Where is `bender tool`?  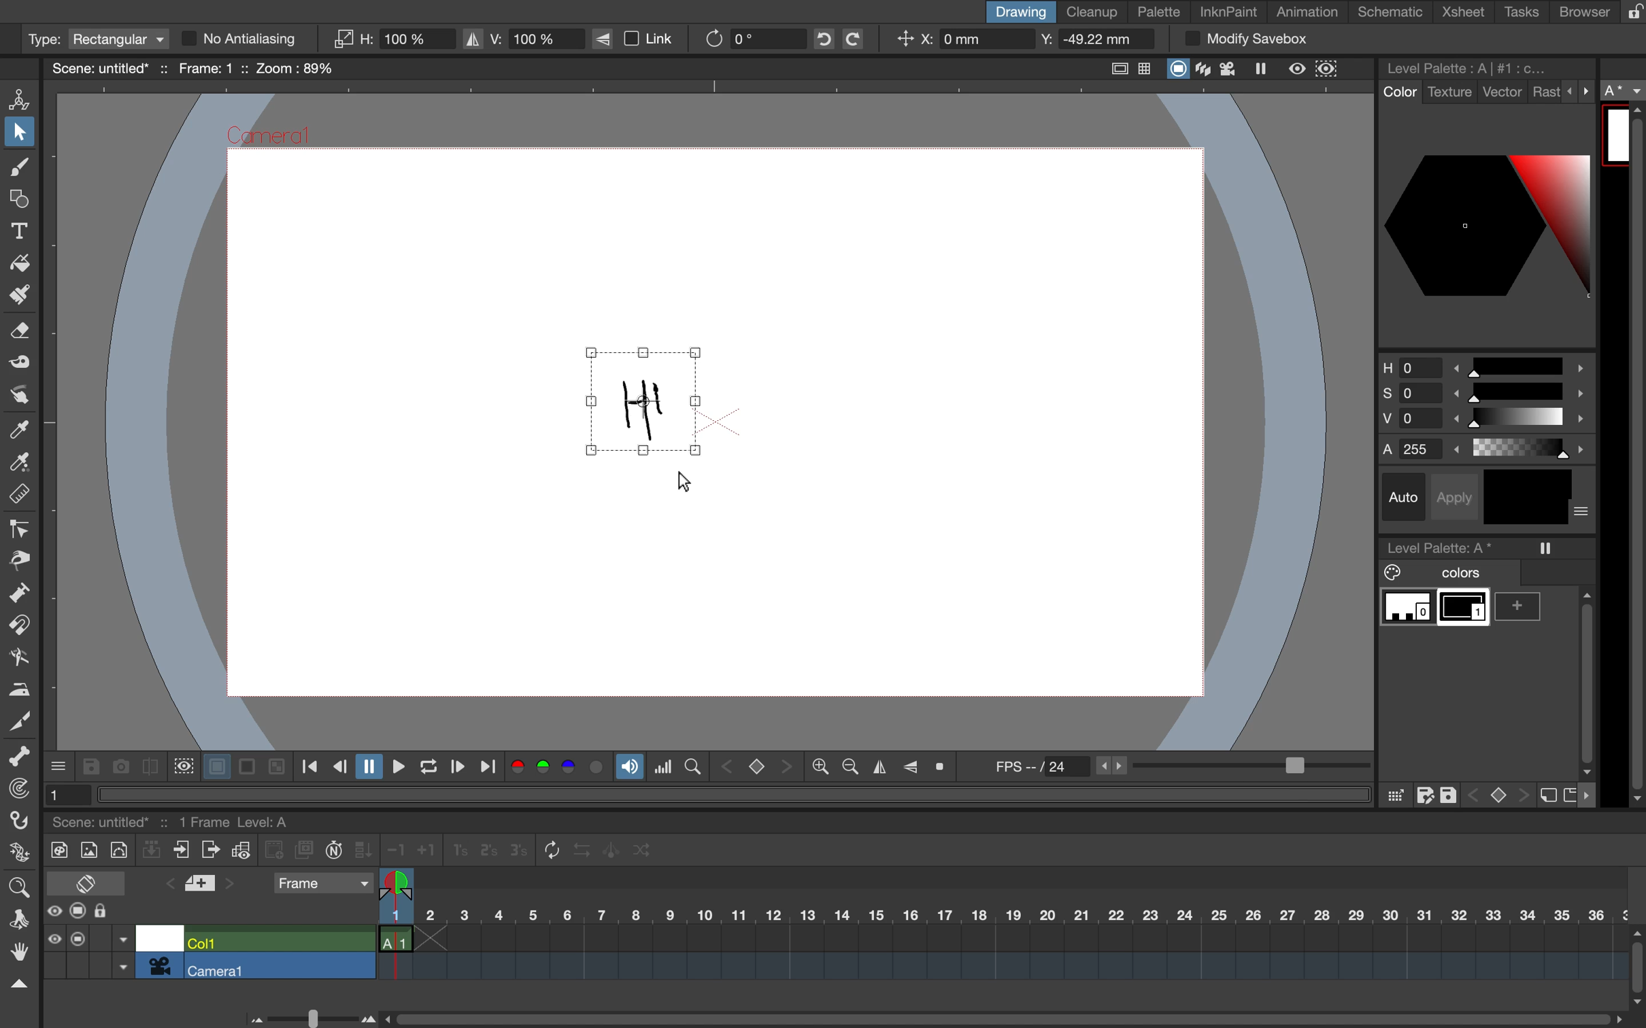 bender tool is located at coordinates (16, 657).